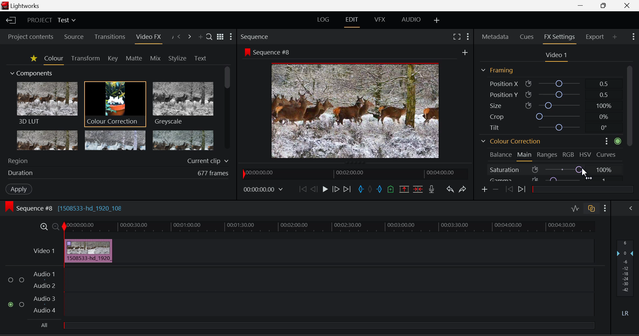  What do you see at coordinates (327, 227) in the screenshot?
I see `Project Timeline` at bounding box center [327, 227].